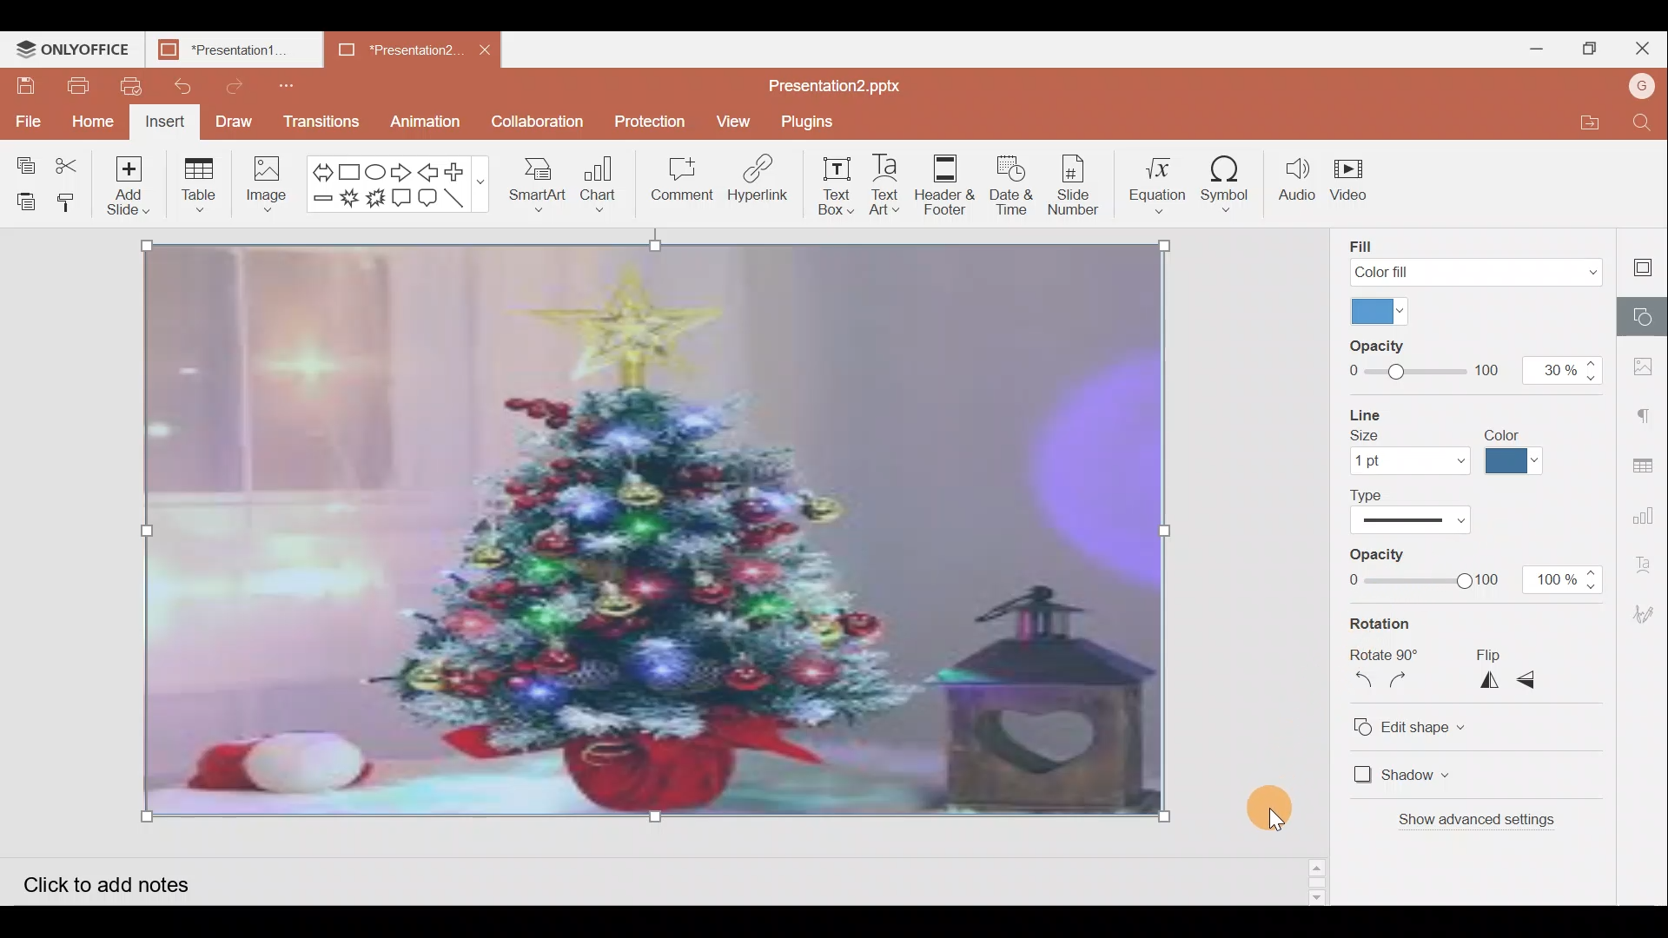 This screenshot has height=938, width=1668. What do you see at coordinates (203, 183) in the screenshot?
I see `Table` at bounding box center [203, 183].